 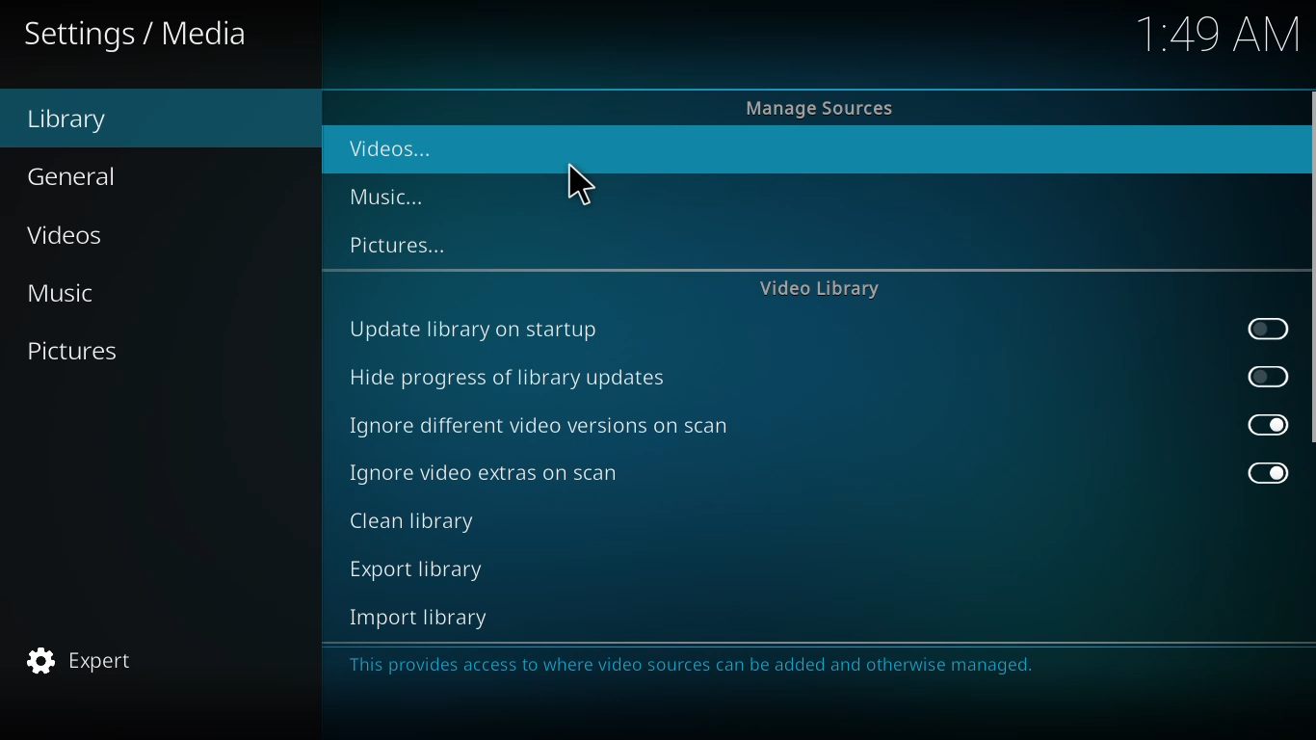 I want to click on library, so click(x=76, y=120).